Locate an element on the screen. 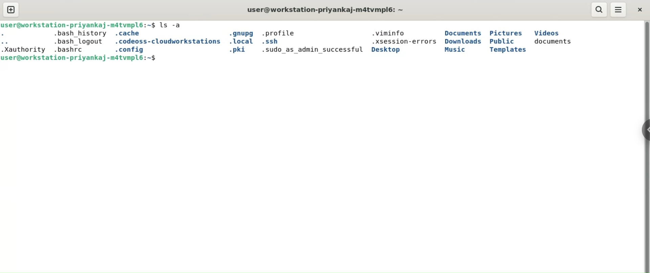 This screenshot has width=650, height=273. Public is located at coordinates (504, 42).